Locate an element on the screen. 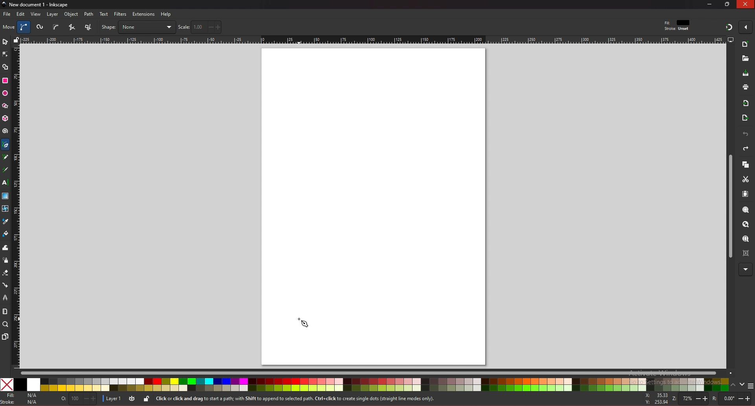 This screenshot has height=406, width=755. stars and polygons is located at coordinates (6, 106).